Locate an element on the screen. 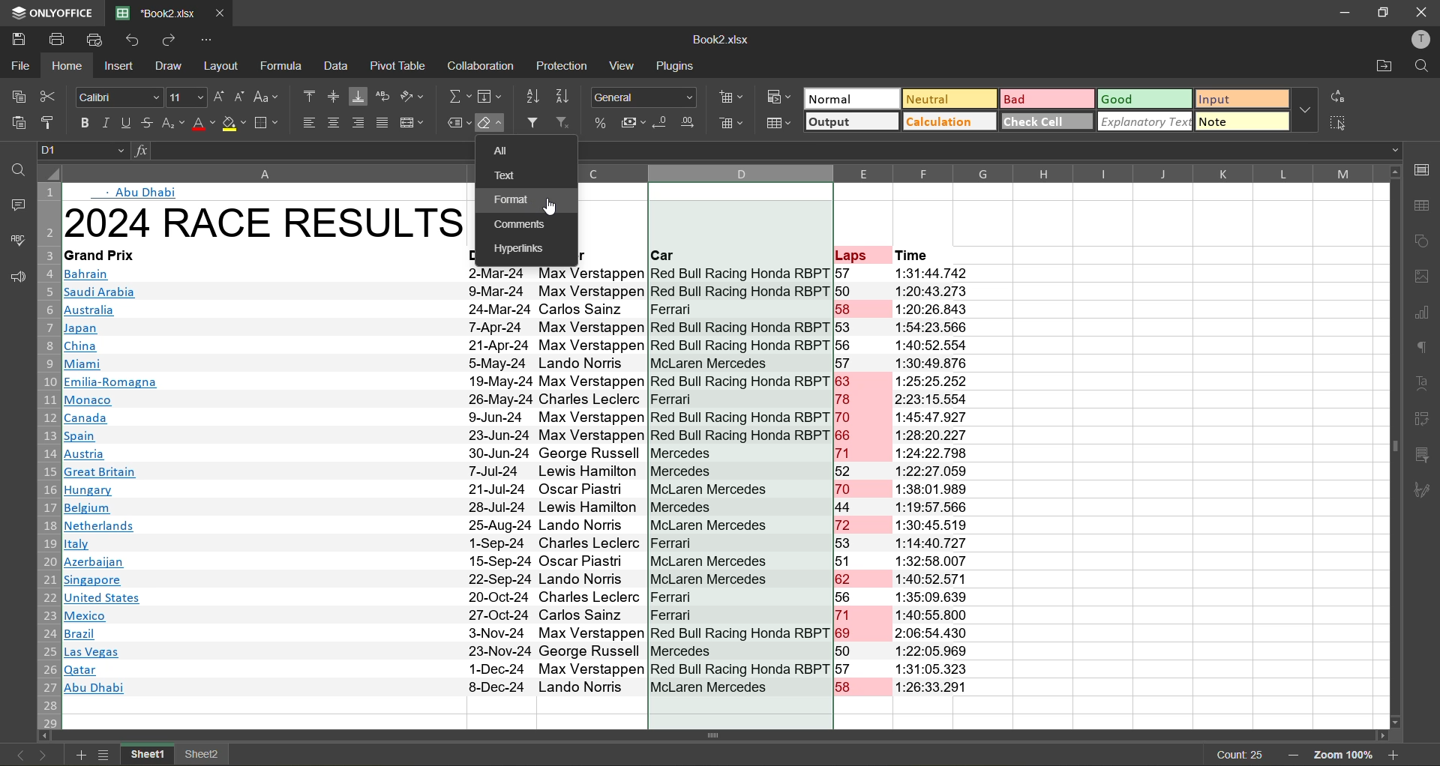  General is located at coordinates (643, 95).